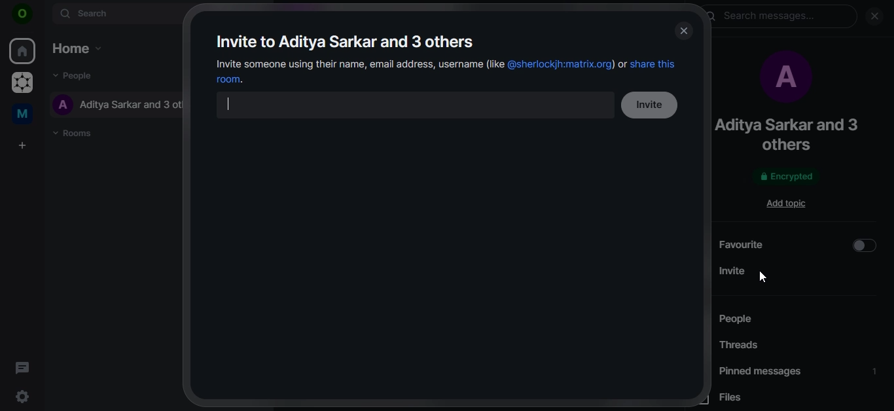  Describe the element at coordinates (21, 146) in the screenshot. I see `create a space` at that location.